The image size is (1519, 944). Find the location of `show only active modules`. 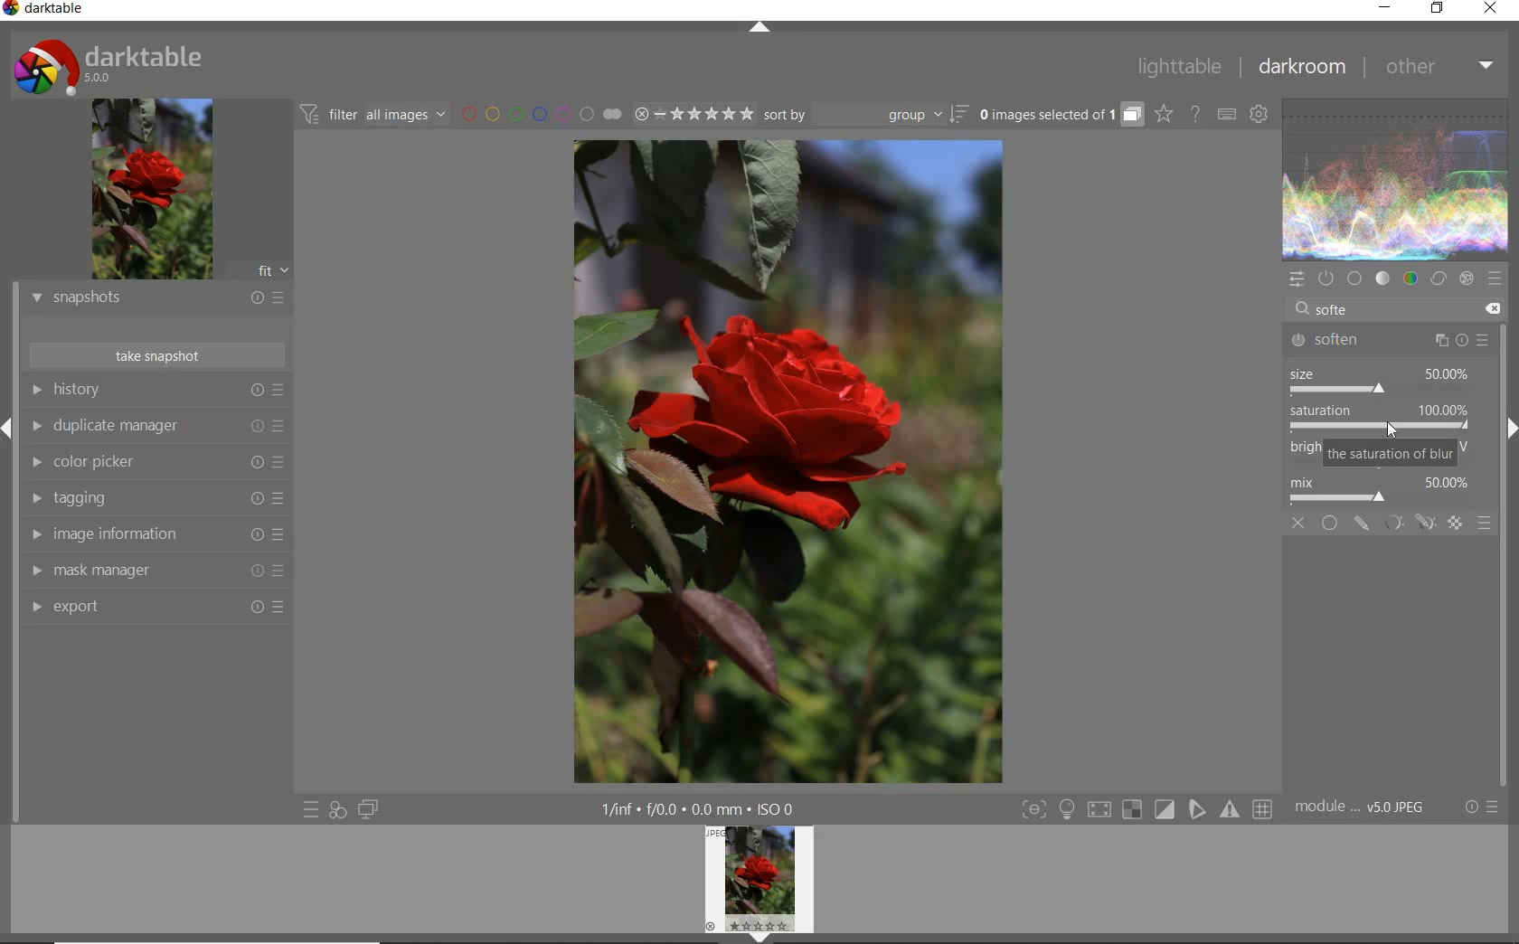

show only active modules is located at coordinates (1325, 277).